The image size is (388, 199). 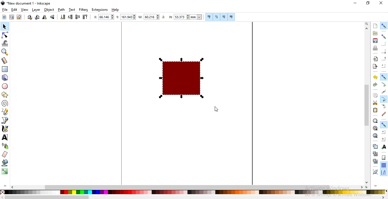 I want to click on snap to path intersections, so click(x=383, y=92).